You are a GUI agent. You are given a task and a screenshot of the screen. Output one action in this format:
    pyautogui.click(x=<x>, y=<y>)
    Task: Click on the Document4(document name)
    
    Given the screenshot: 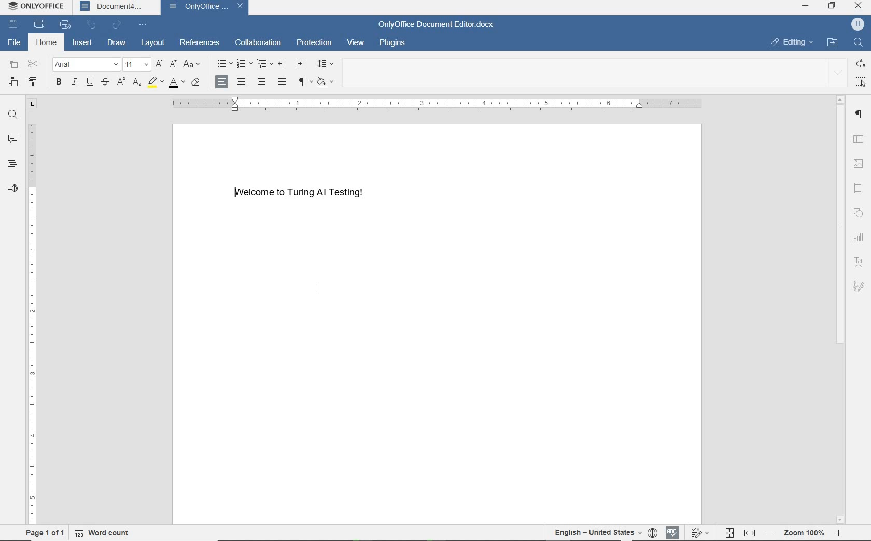 What is the action you would take?
    pyautogui.click(x=115, y=8)
    